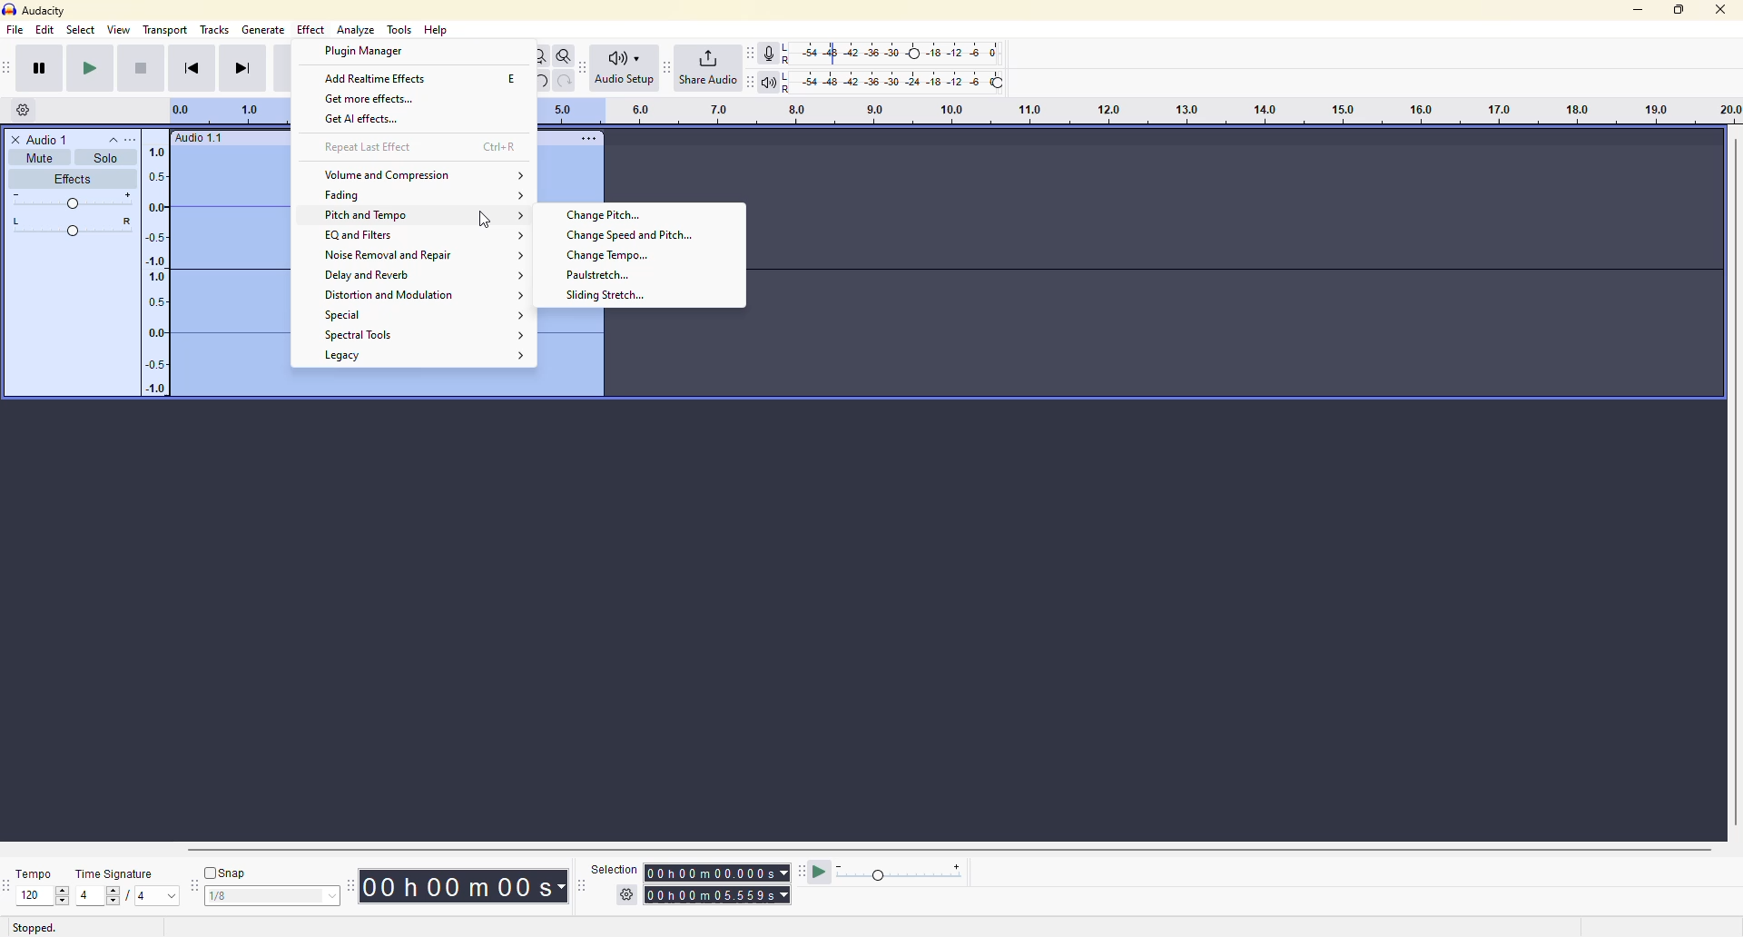  What do you see at coordinates (578, 886) in the screenshot?
I see `selection toolbar` at bounding box center [578, 886].